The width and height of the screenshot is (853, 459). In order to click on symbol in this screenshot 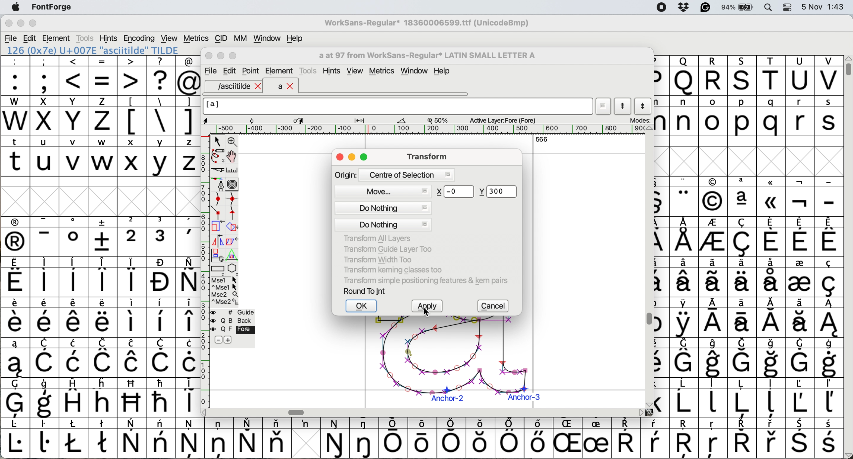, I will do `click(772, 318)`.